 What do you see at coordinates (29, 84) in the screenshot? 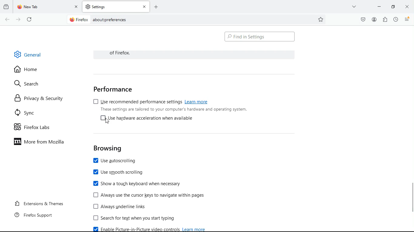
I see `search` at bounding box center [29, 84].